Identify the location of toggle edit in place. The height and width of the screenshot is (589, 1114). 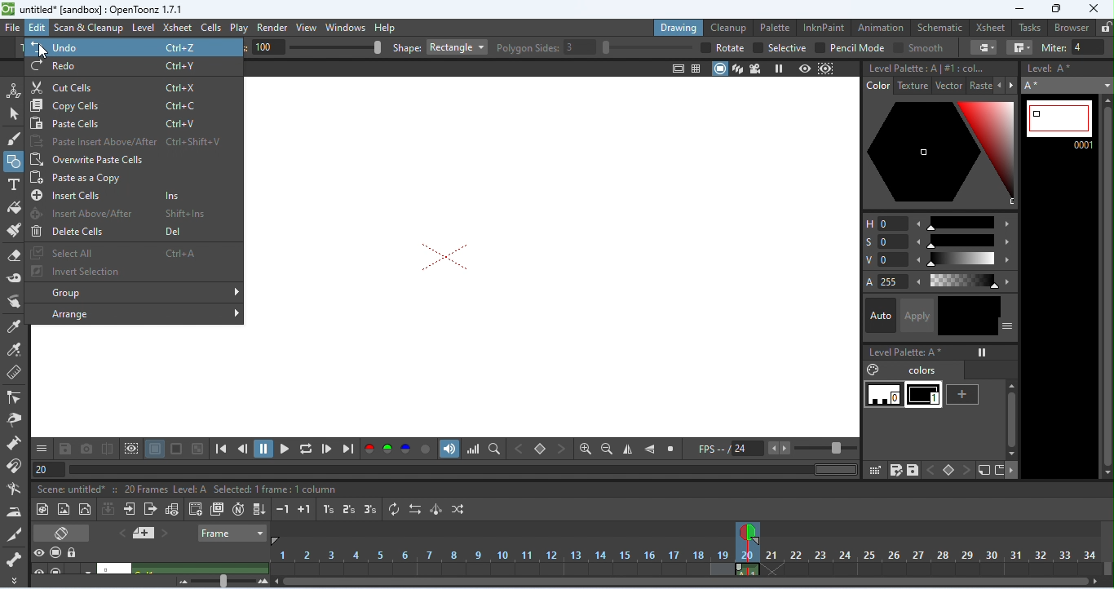
(171, 508).